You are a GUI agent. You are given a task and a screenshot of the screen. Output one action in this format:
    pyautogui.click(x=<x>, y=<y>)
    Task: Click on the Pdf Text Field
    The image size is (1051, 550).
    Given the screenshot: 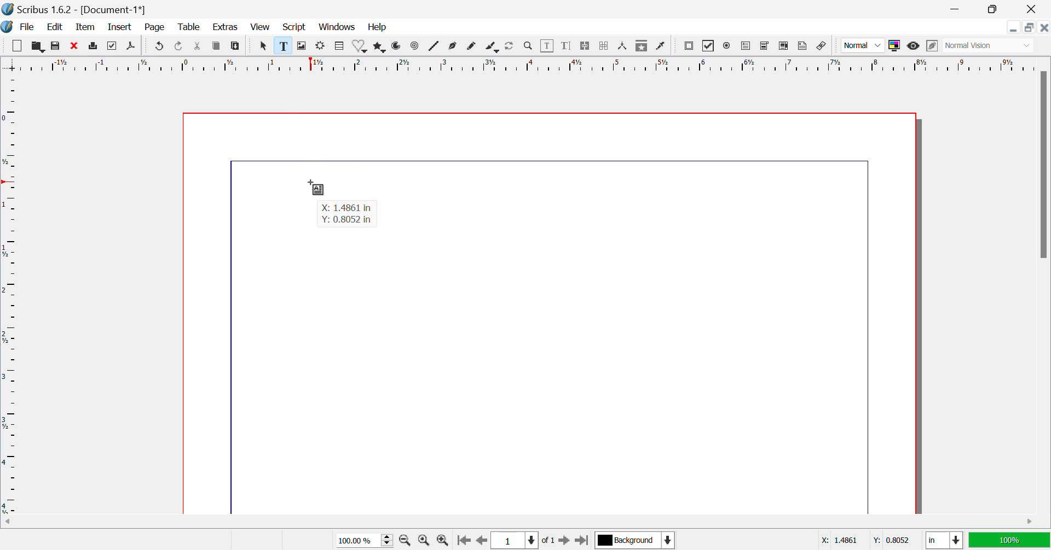 What is the action you would take?
    pyautogui.click(x=747, y=47)
    